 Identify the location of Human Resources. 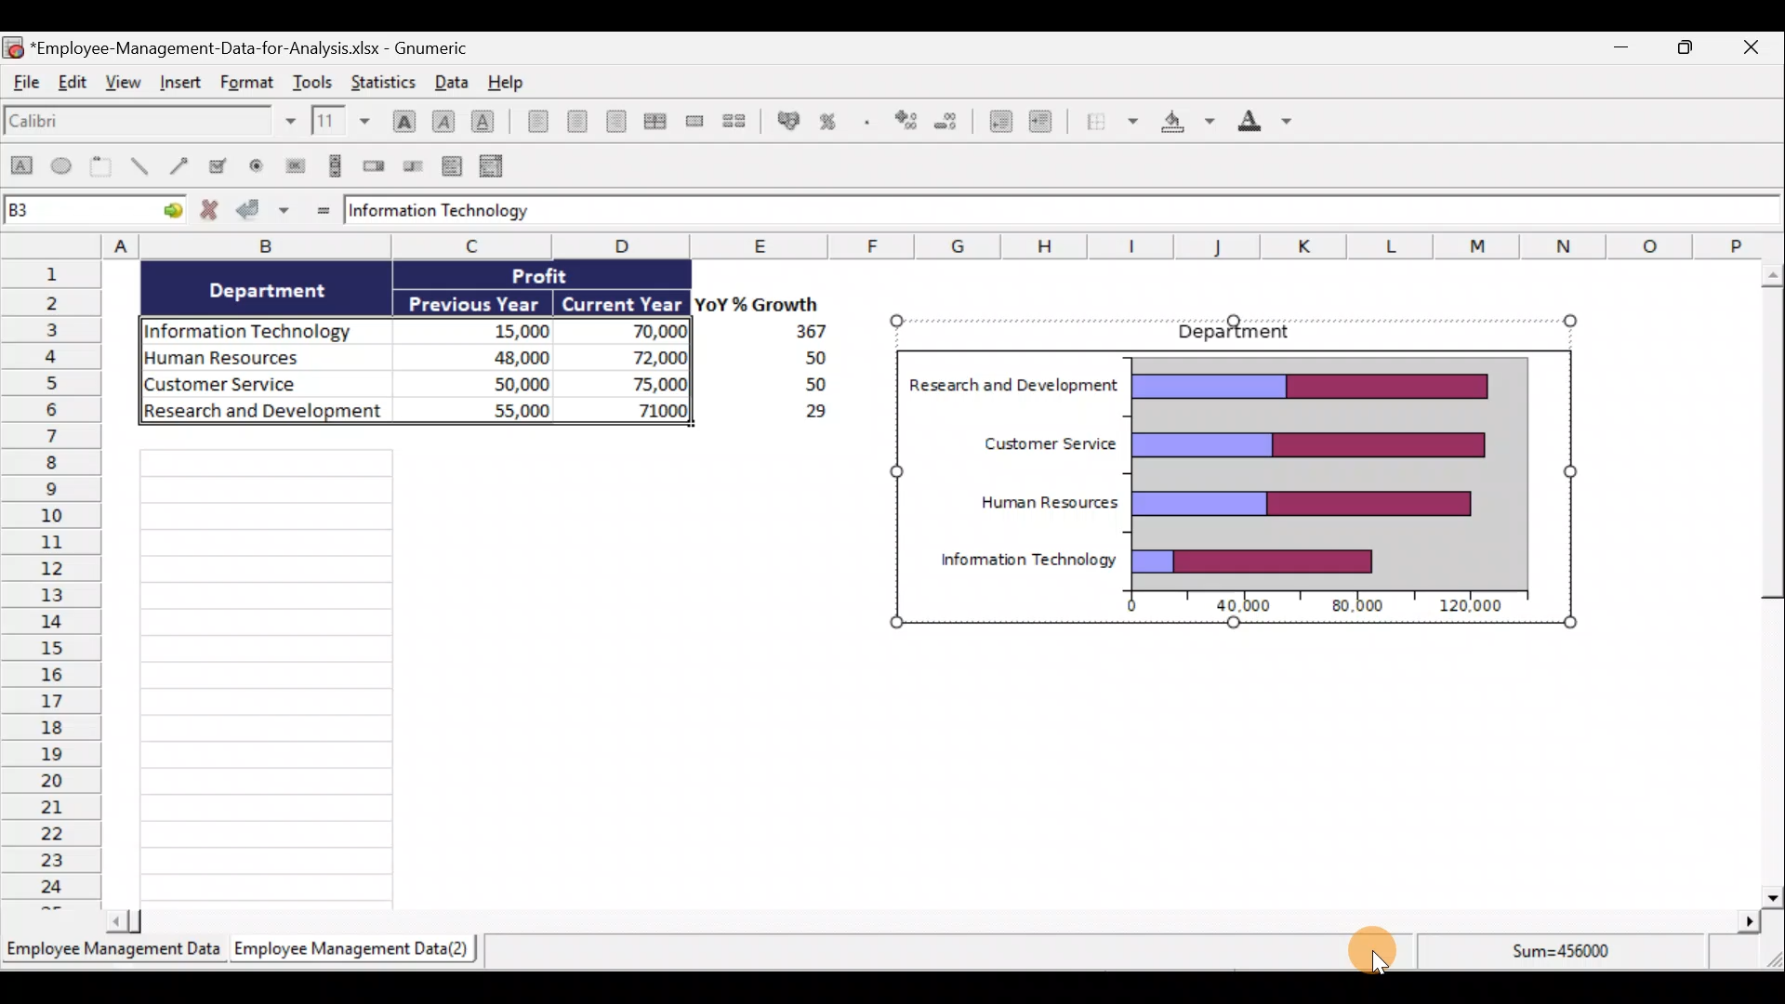
(1047, 497).